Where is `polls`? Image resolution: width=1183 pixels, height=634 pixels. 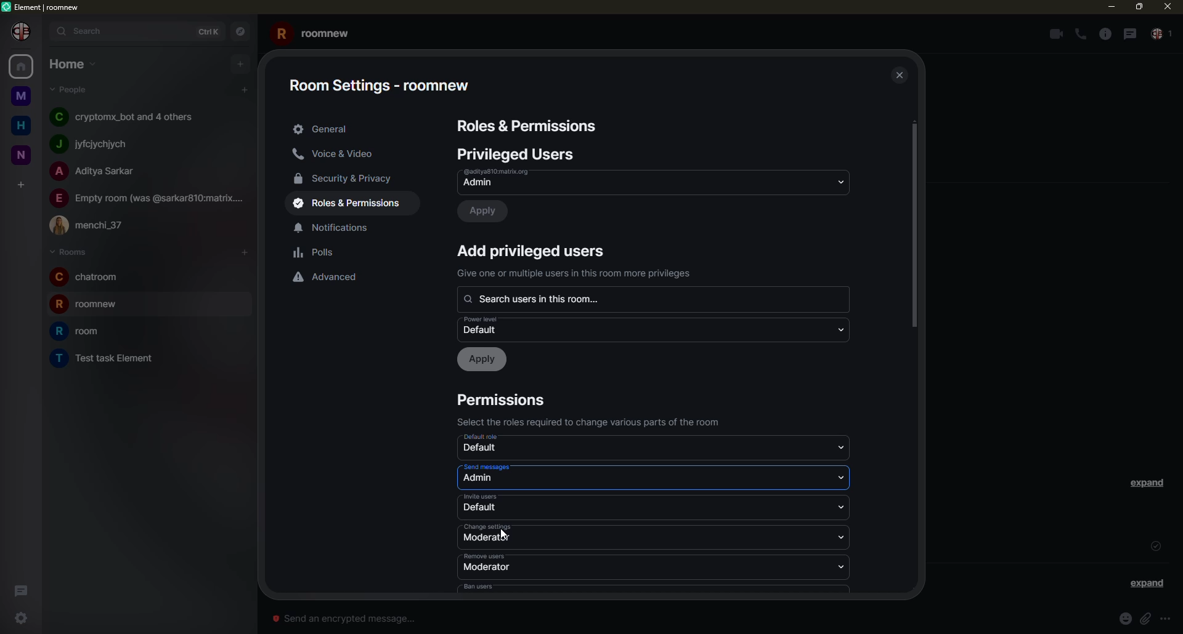 polls is located at coordinates (317, 253).